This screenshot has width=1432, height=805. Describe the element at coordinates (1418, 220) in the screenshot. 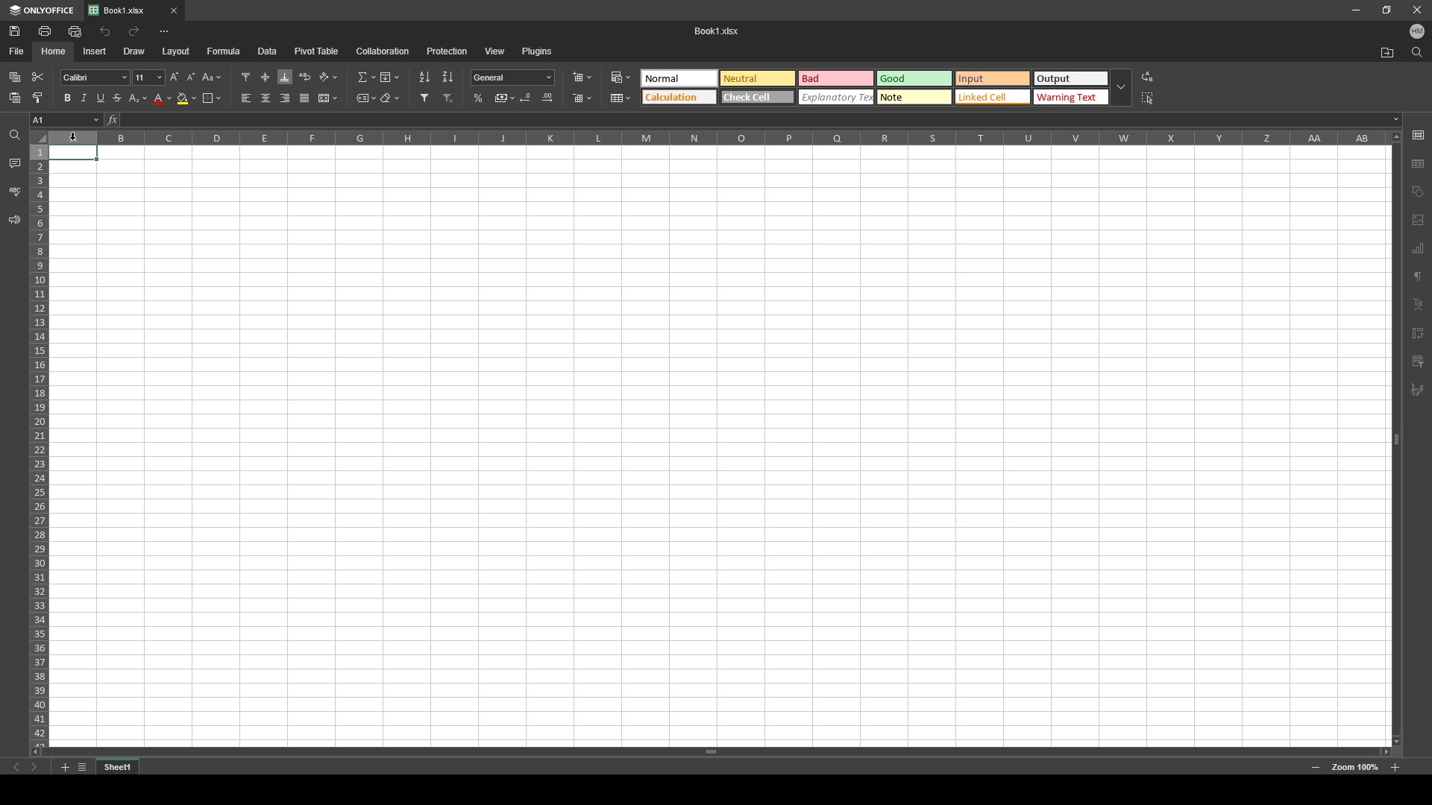

I see `image` at that location.